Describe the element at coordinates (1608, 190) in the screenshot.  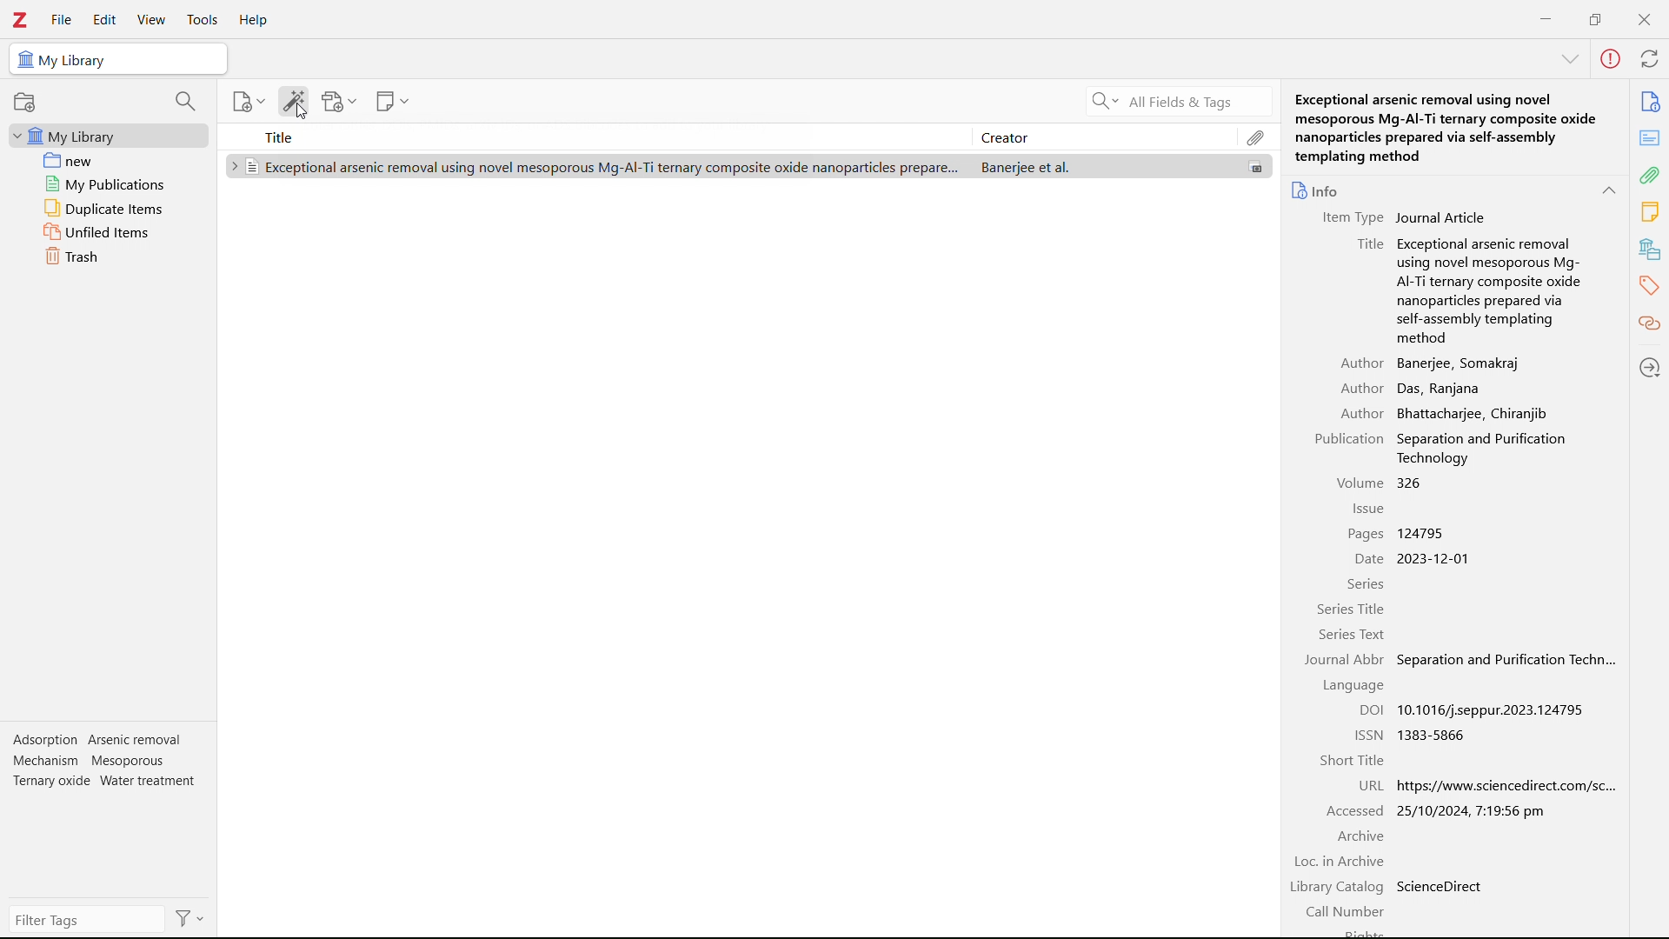
I see `collapse info` at that location.